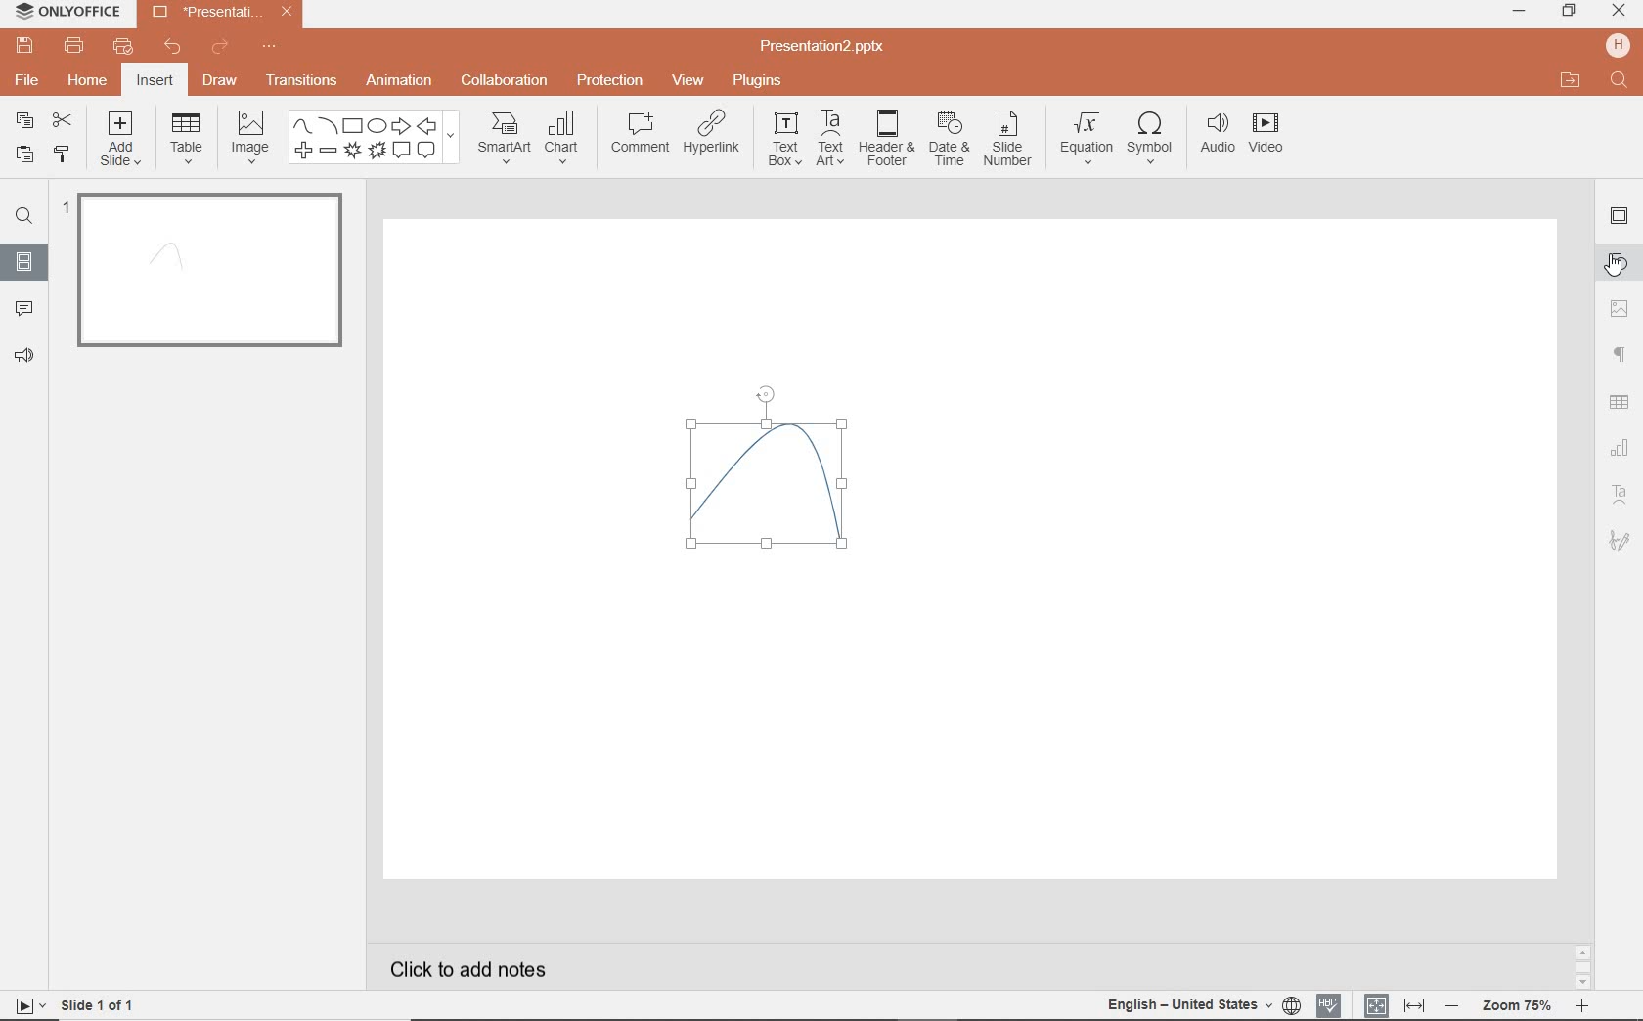 This screenshot has width=1643, height=1021. I want to click on COPY, so click(20, 120).